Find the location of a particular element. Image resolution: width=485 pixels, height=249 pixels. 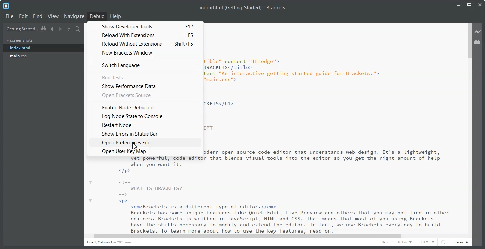

Reload with Extensions is located at coordinates (144, 34).